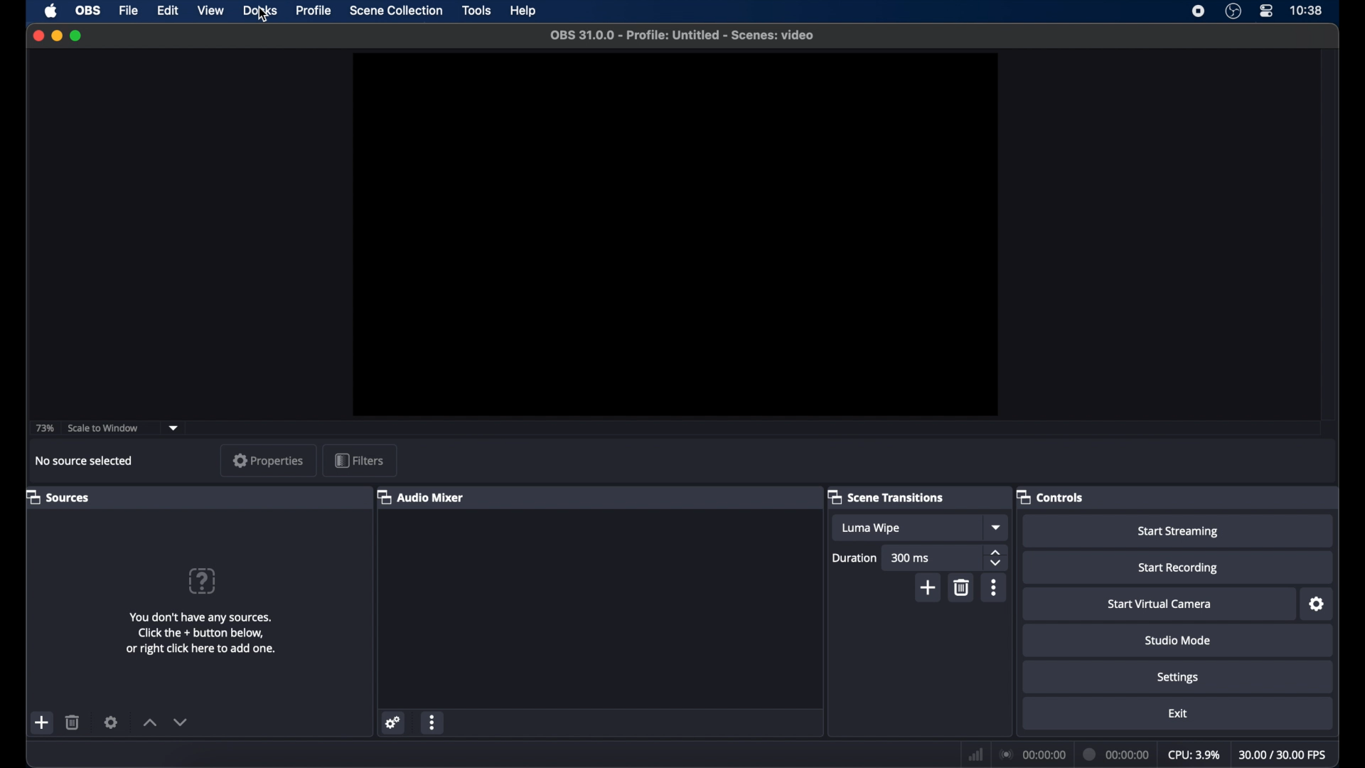  Describe the element at coordinates (995, 588) in the screenshot. I see `more options` at that location.